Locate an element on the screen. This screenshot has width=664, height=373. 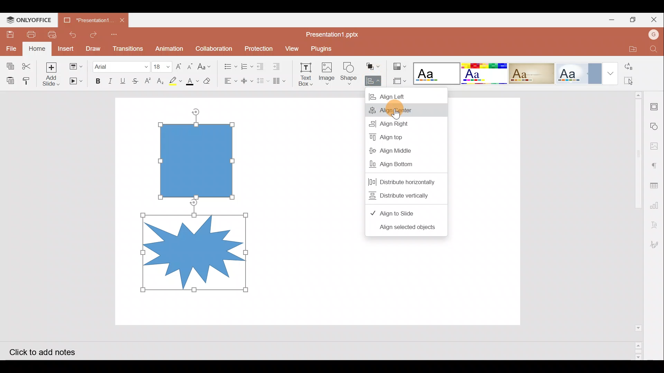
Superscript is located at coordinates (148, 81).